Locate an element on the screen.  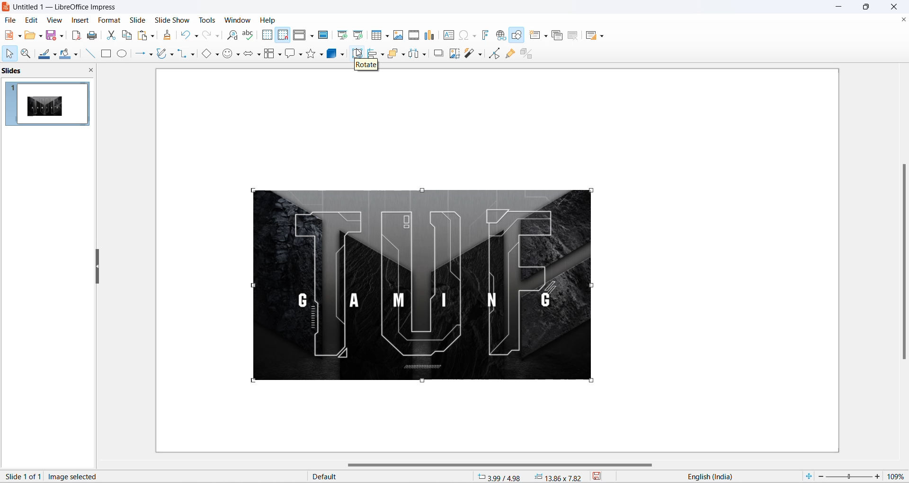
zoom increase is located at coordinates (879, 476).